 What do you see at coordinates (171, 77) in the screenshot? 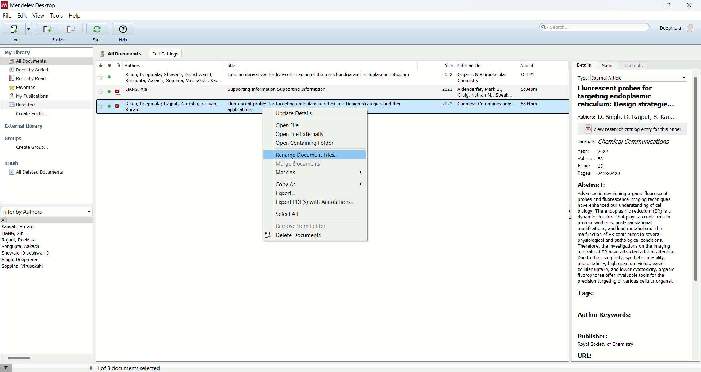
I see `Singh, Deepmala; Shewale, Dipeshwari J;
Sengupta, Aakash; Soppina, Virupakshi; Ka...` at bounding box center [171, 77].